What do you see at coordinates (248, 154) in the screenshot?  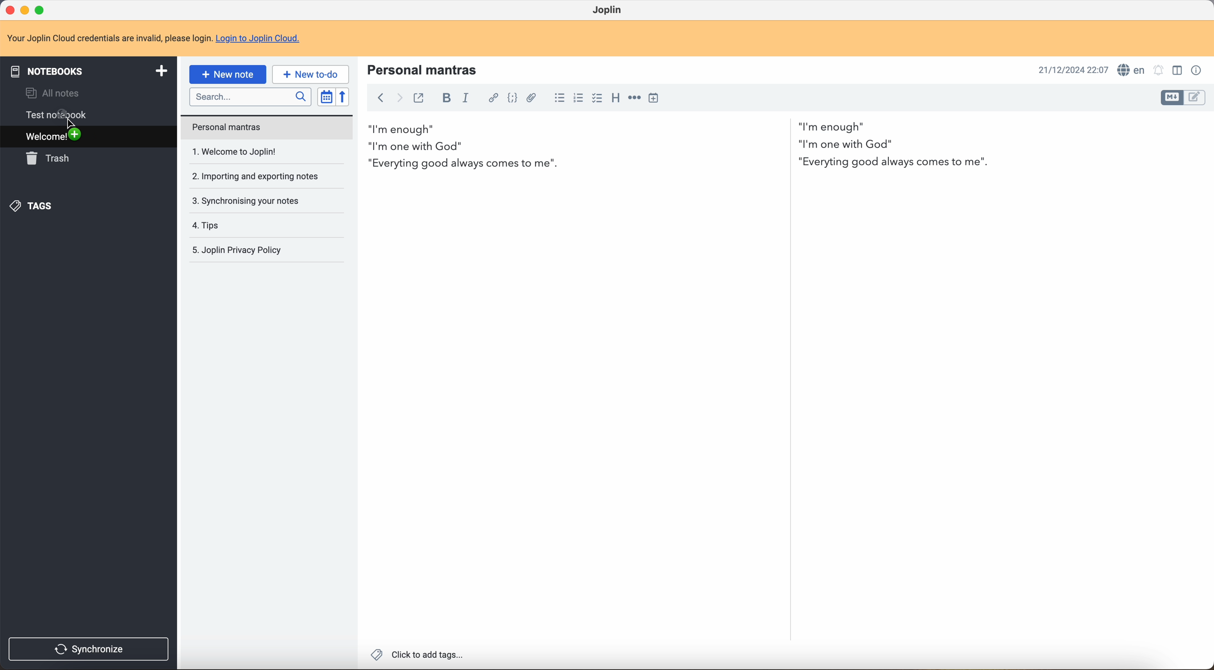 I see `welcome to Joplin note` at bounding box center [248, 154].